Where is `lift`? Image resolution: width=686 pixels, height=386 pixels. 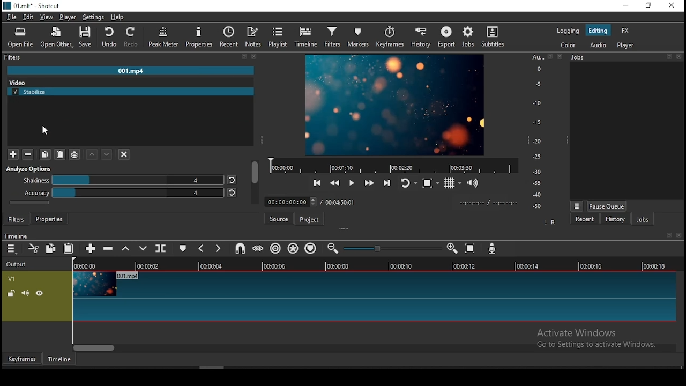
lift is located at coordinates (124, 249).